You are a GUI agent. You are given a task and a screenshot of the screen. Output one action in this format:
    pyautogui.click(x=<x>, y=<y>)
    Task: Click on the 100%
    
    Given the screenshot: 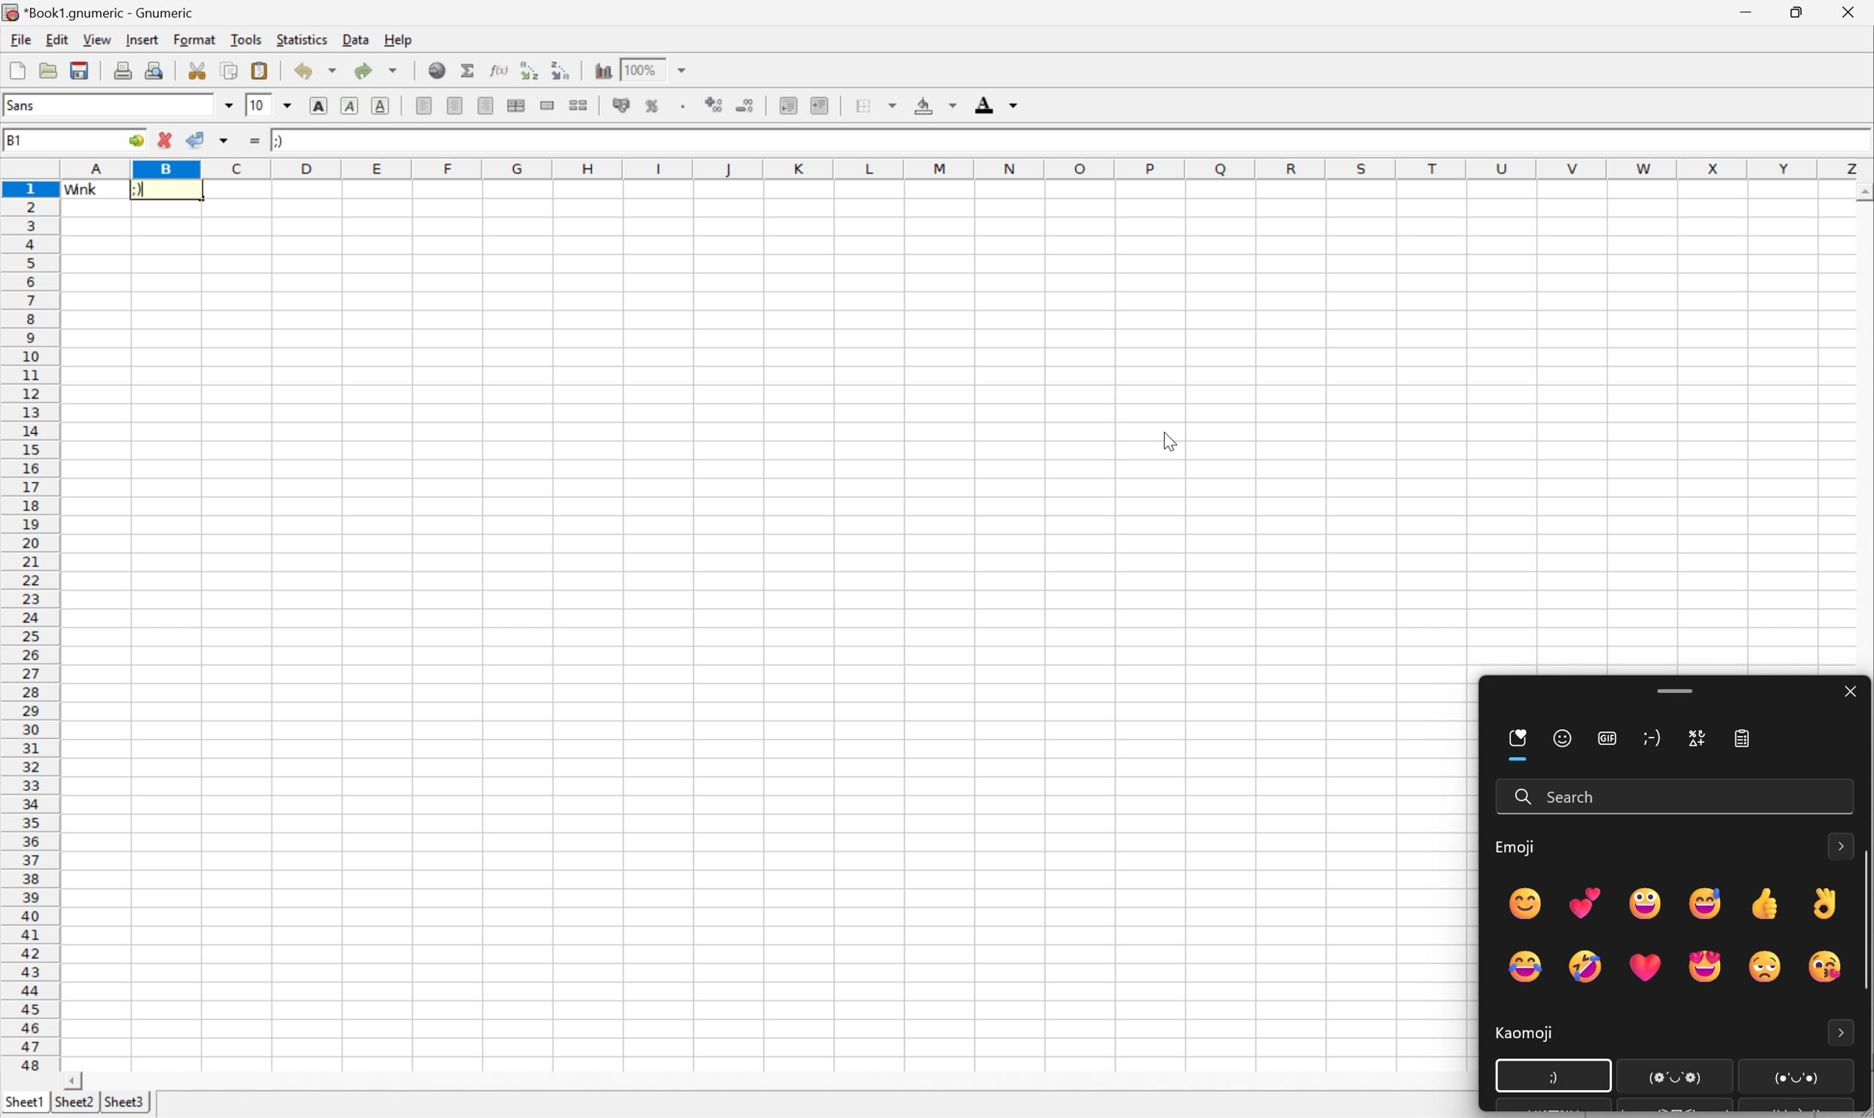 What is the action you would take?
    pyautogui.click(x=644, y=69)
    